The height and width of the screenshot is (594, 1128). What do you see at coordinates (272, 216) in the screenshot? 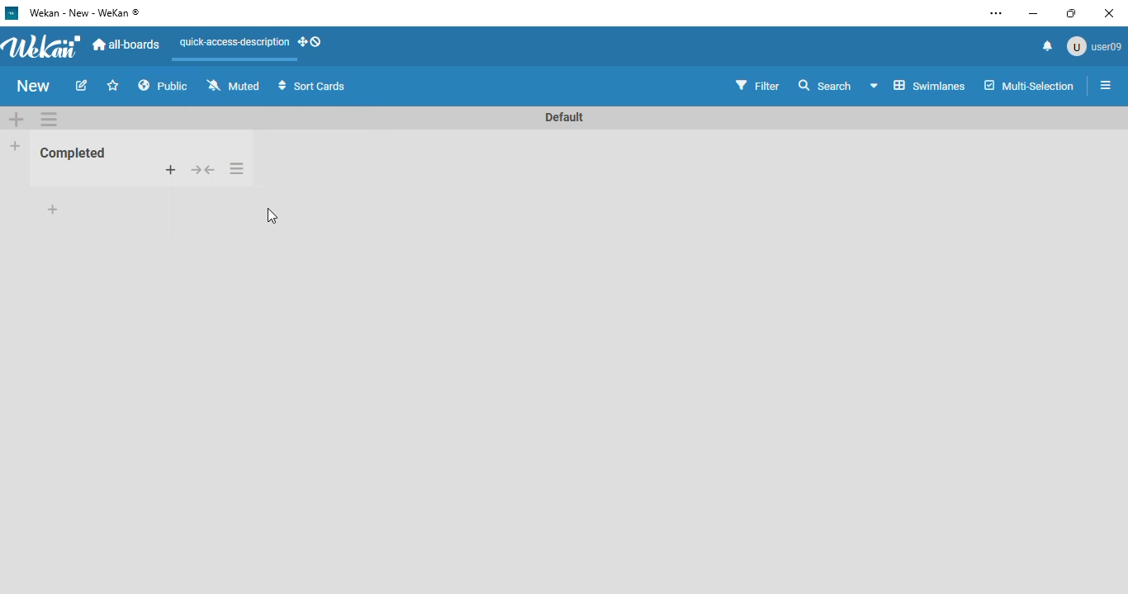
I see `cursor` at bounding box center [272, 216].